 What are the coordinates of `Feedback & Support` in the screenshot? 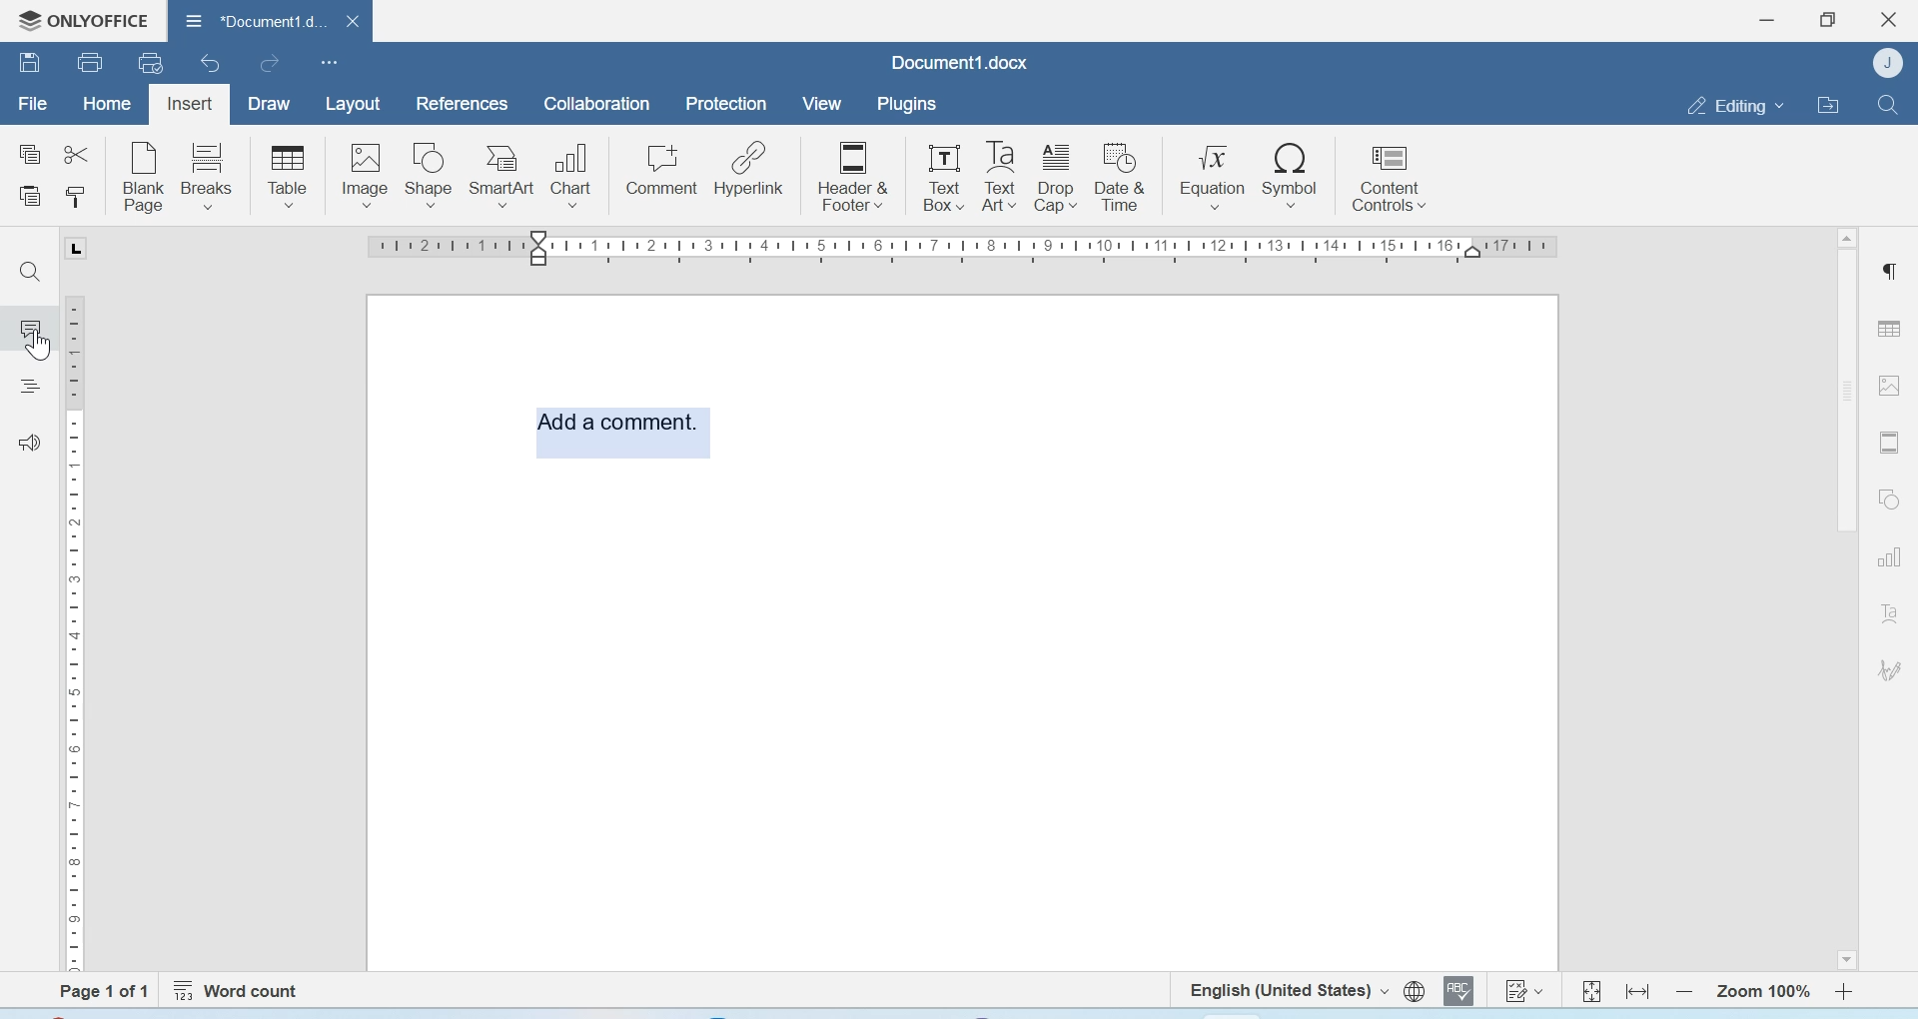 It's located at (31, 442).